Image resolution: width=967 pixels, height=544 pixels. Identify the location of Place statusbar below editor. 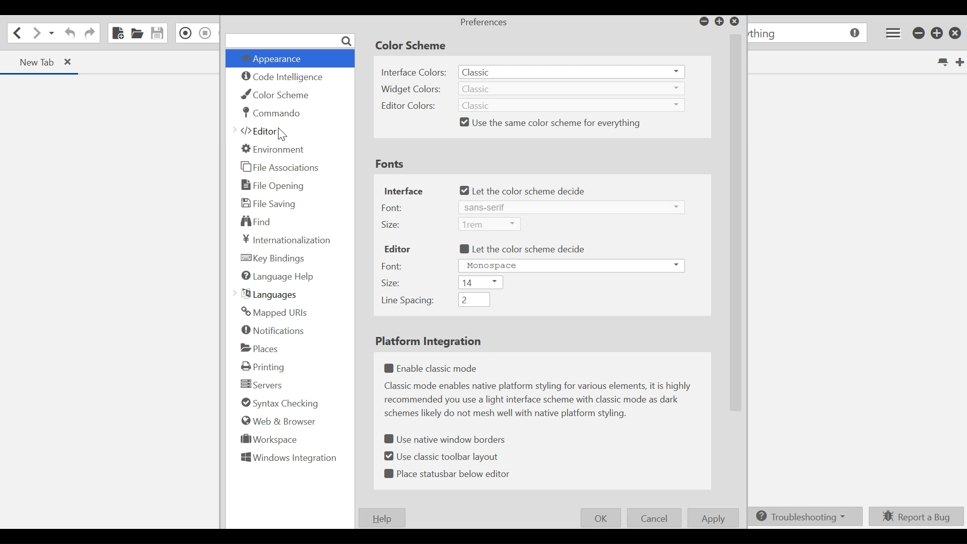
(449, 473).